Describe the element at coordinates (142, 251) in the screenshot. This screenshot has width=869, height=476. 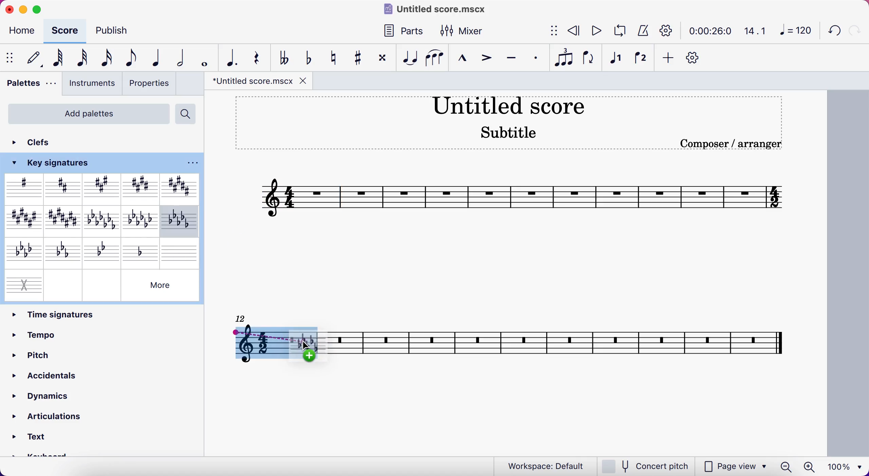
I see `D minor` at that location.